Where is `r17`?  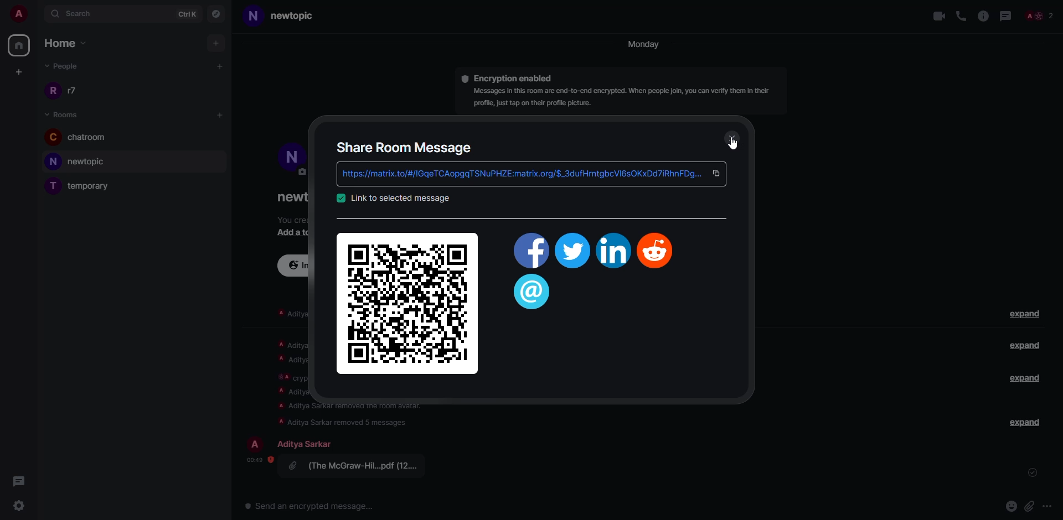
r17 is located at coordinates (63, 90).